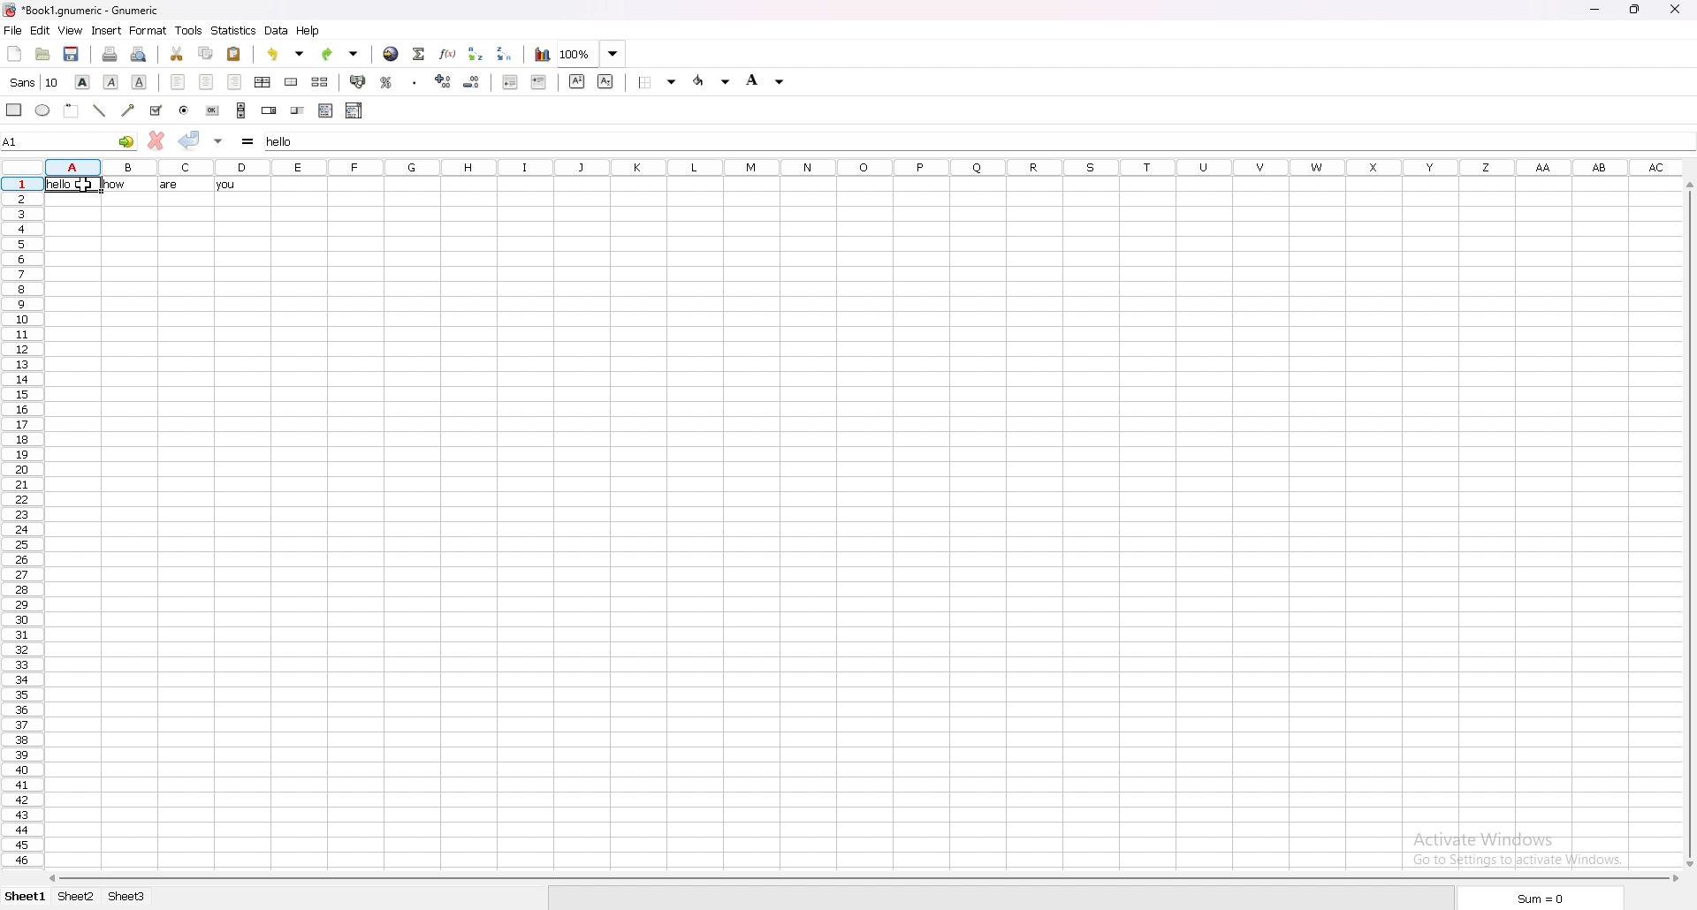 The height and width of the screenshot is (910, 1697). Describe the element at coordinates (167, 184) in the screenshot. I see `are` at that location.